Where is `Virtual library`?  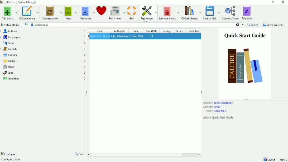
Virtual library is located at coordinates (10, 25).